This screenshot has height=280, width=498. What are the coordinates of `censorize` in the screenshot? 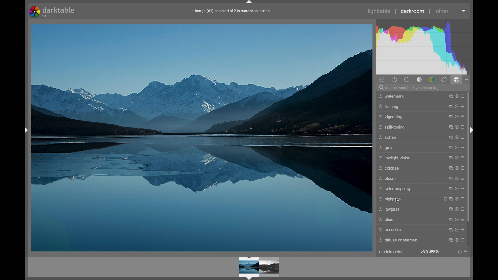 It's located at (391, 230).